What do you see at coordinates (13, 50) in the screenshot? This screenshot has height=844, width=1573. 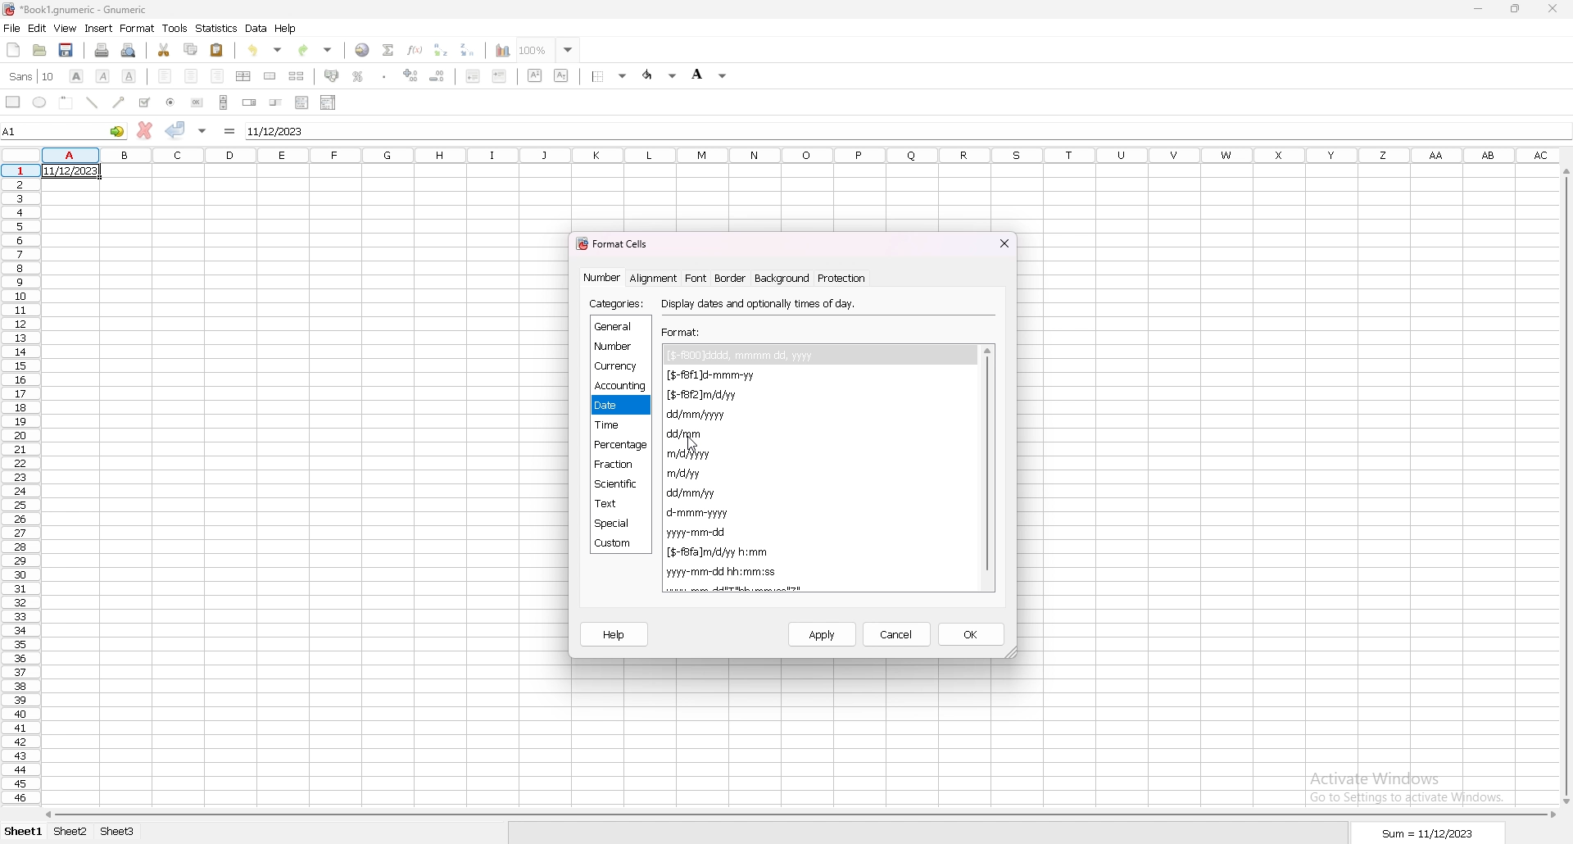 I see `new` at bounding box center [13, 50].